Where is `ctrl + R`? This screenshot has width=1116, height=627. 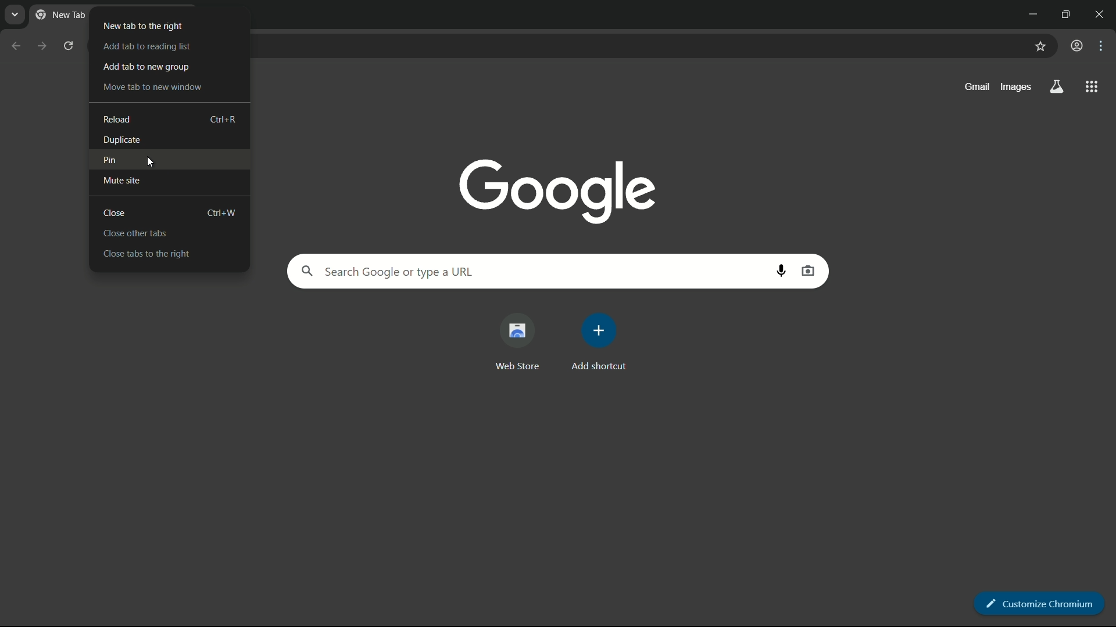
ctrl + R is located at coordinates (224, 120).